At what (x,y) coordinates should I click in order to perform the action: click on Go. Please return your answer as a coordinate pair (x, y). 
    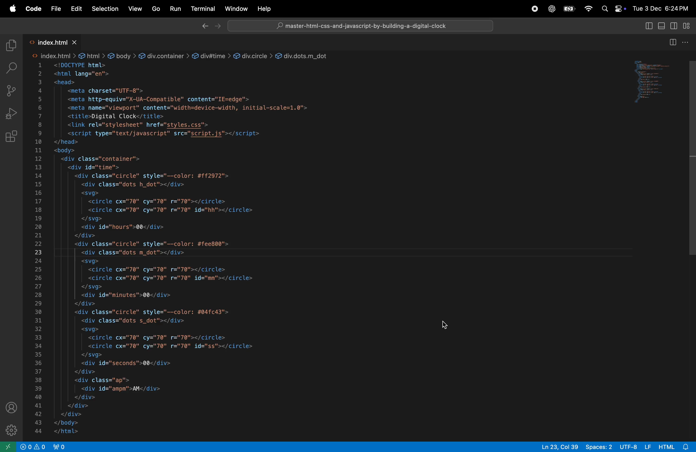
    Looking at the image, I should click on (156, 9).